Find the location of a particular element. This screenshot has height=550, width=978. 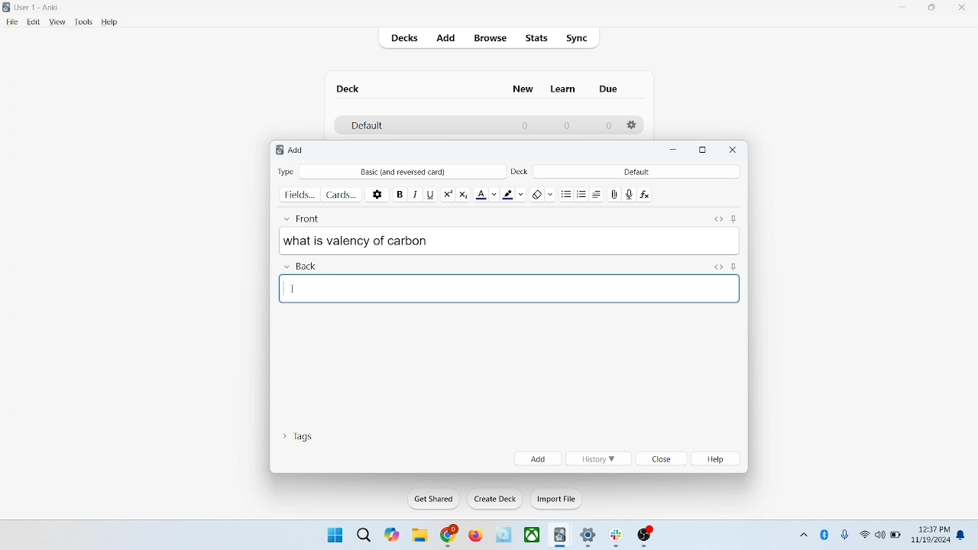

HTML editor is located at coordinates (717, 266).